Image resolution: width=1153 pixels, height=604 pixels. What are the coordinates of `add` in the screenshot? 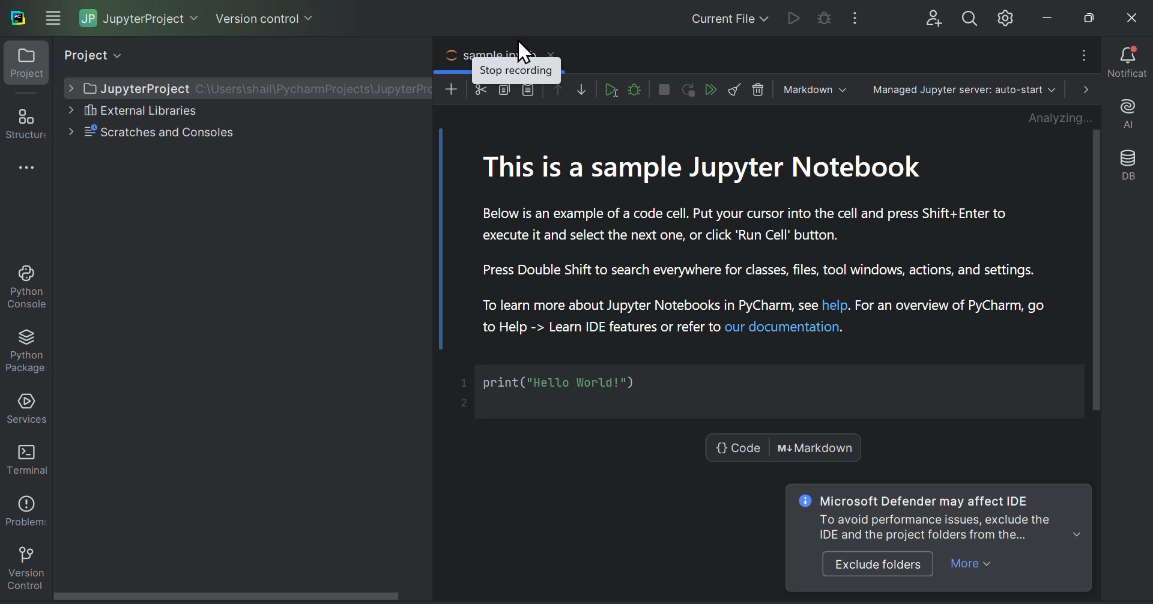 It's located at (453, 90).